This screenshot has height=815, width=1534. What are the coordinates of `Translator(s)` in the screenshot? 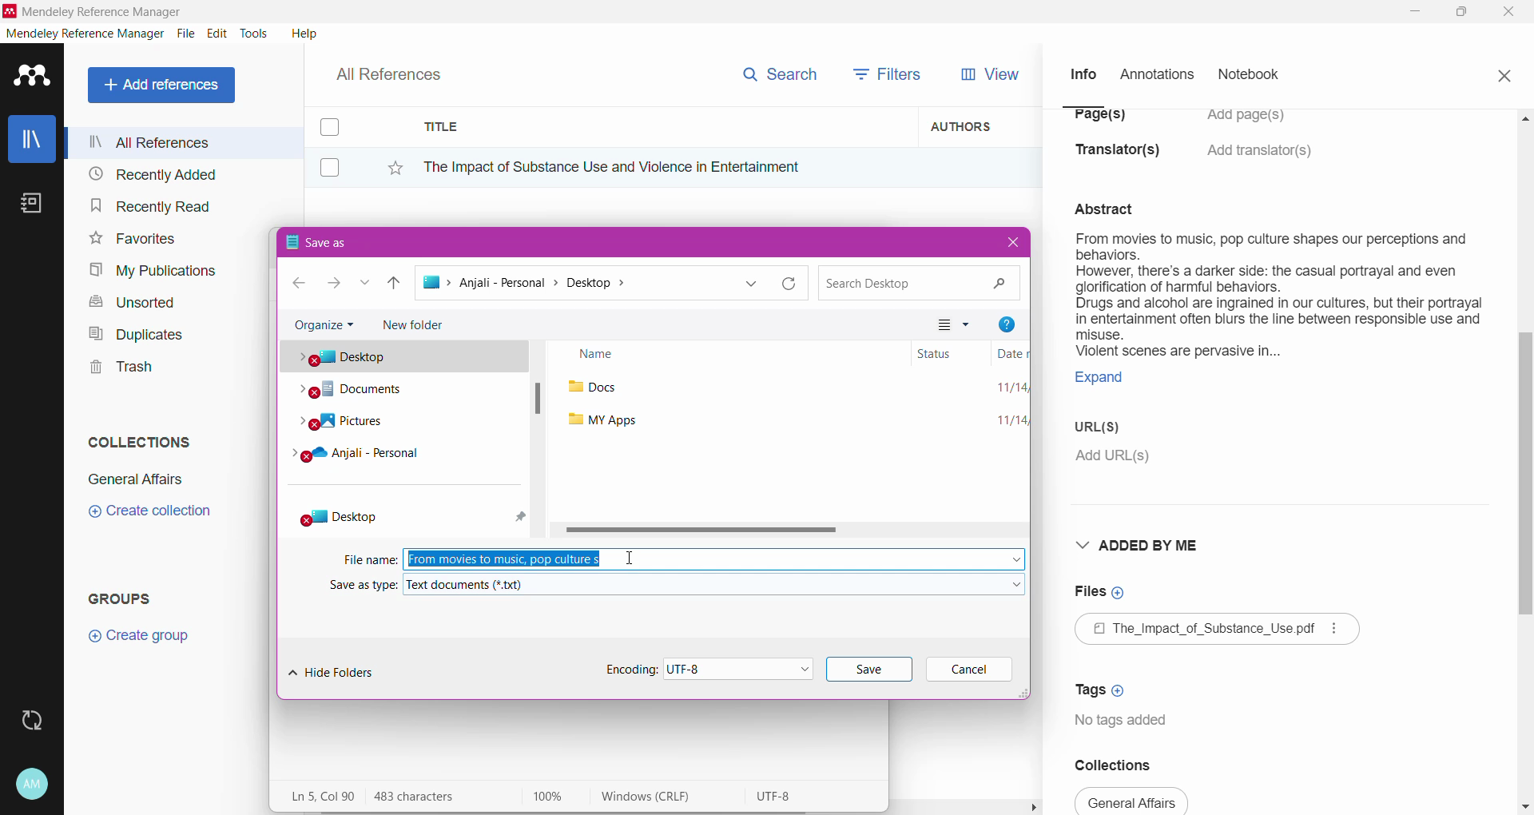 It's located at (1123, 157).